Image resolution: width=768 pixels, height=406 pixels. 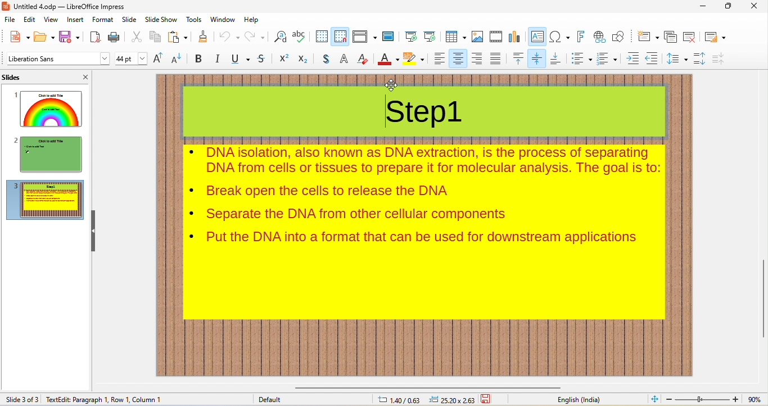 I want to click on english, so click(x=576, y=400).